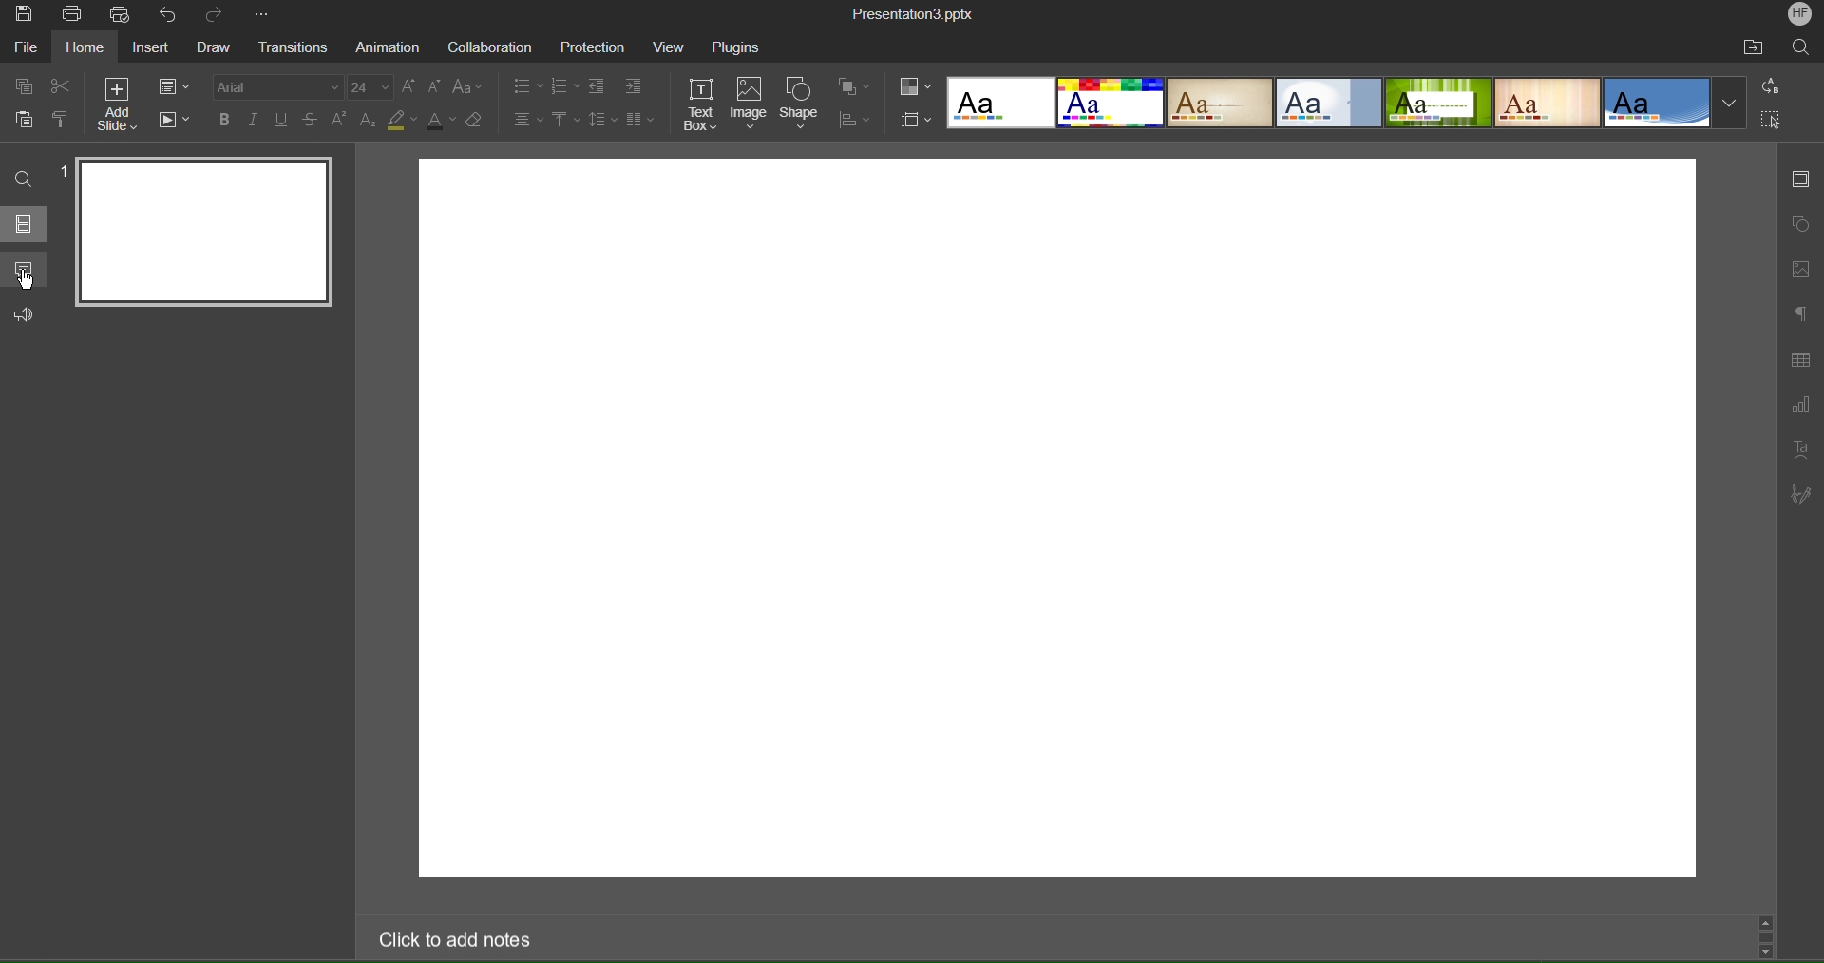 This screenshot has width=1824, height=963. I want to click on Account, so click(1797, 16).